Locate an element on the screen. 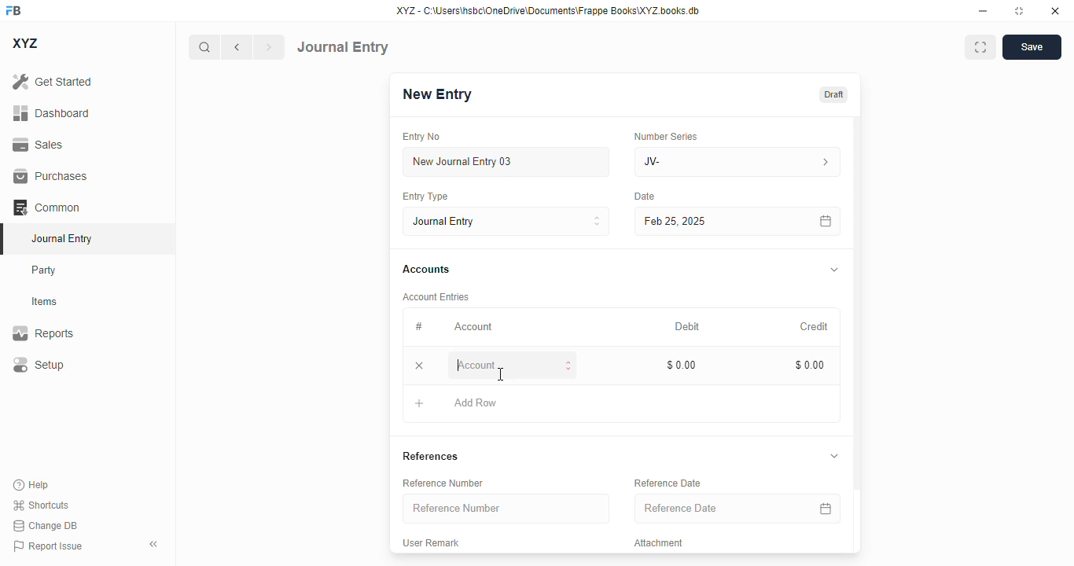  sales is located at coordinates (40, 145).